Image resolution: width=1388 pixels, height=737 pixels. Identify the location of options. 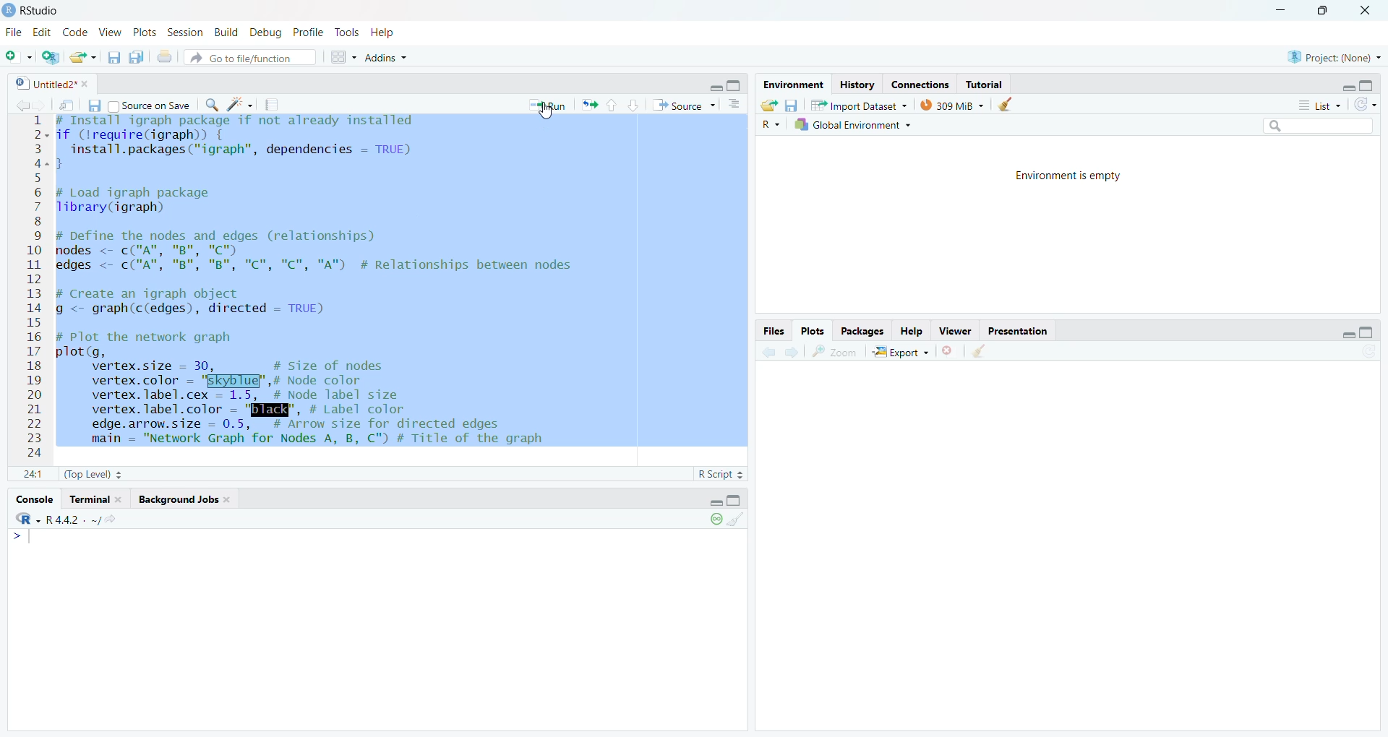
(732, 107).